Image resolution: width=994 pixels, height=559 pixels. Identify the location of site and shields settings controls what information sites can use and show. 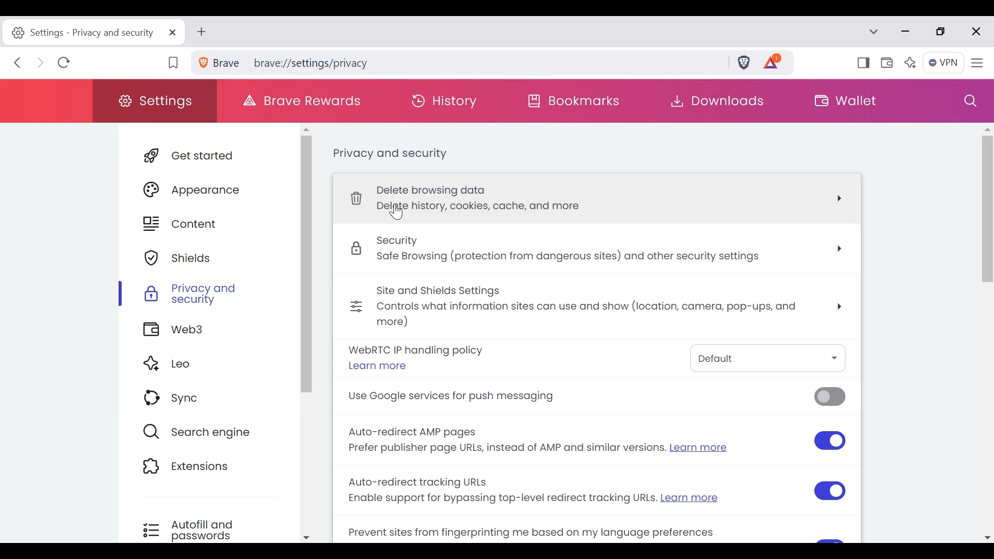
(597, 307).